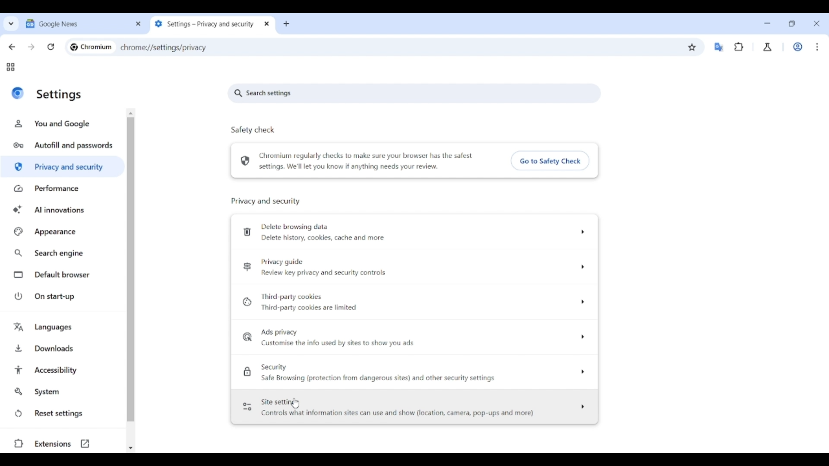  Describe the element at coordinates (130, 270) in the screenshot. I see `Vertical slide bar` at that location.